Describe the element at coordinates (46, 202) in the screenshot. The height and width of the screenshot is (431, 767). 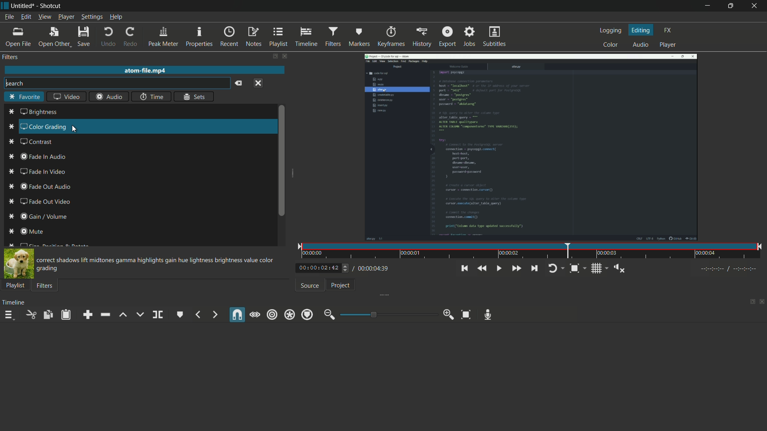
I see `fade out video` at that location.